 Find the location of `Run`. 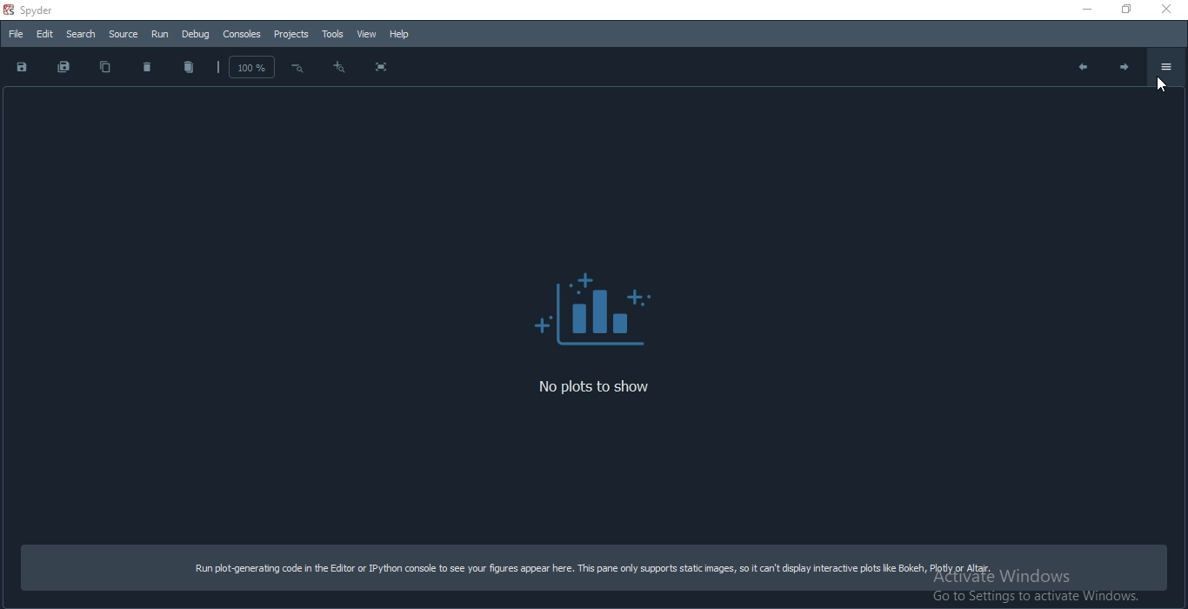

Run is located at coordinates (159, 35).